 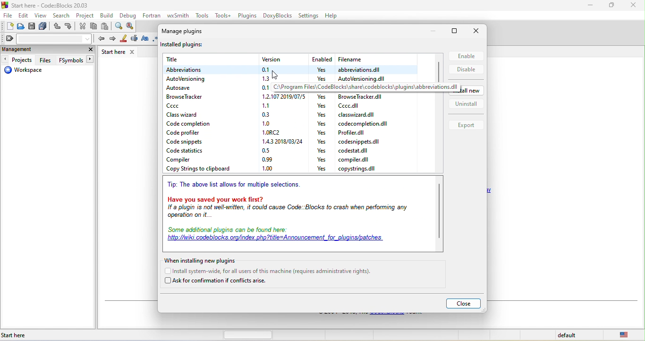 I want to click on ccc, so click(x=198, y=105).